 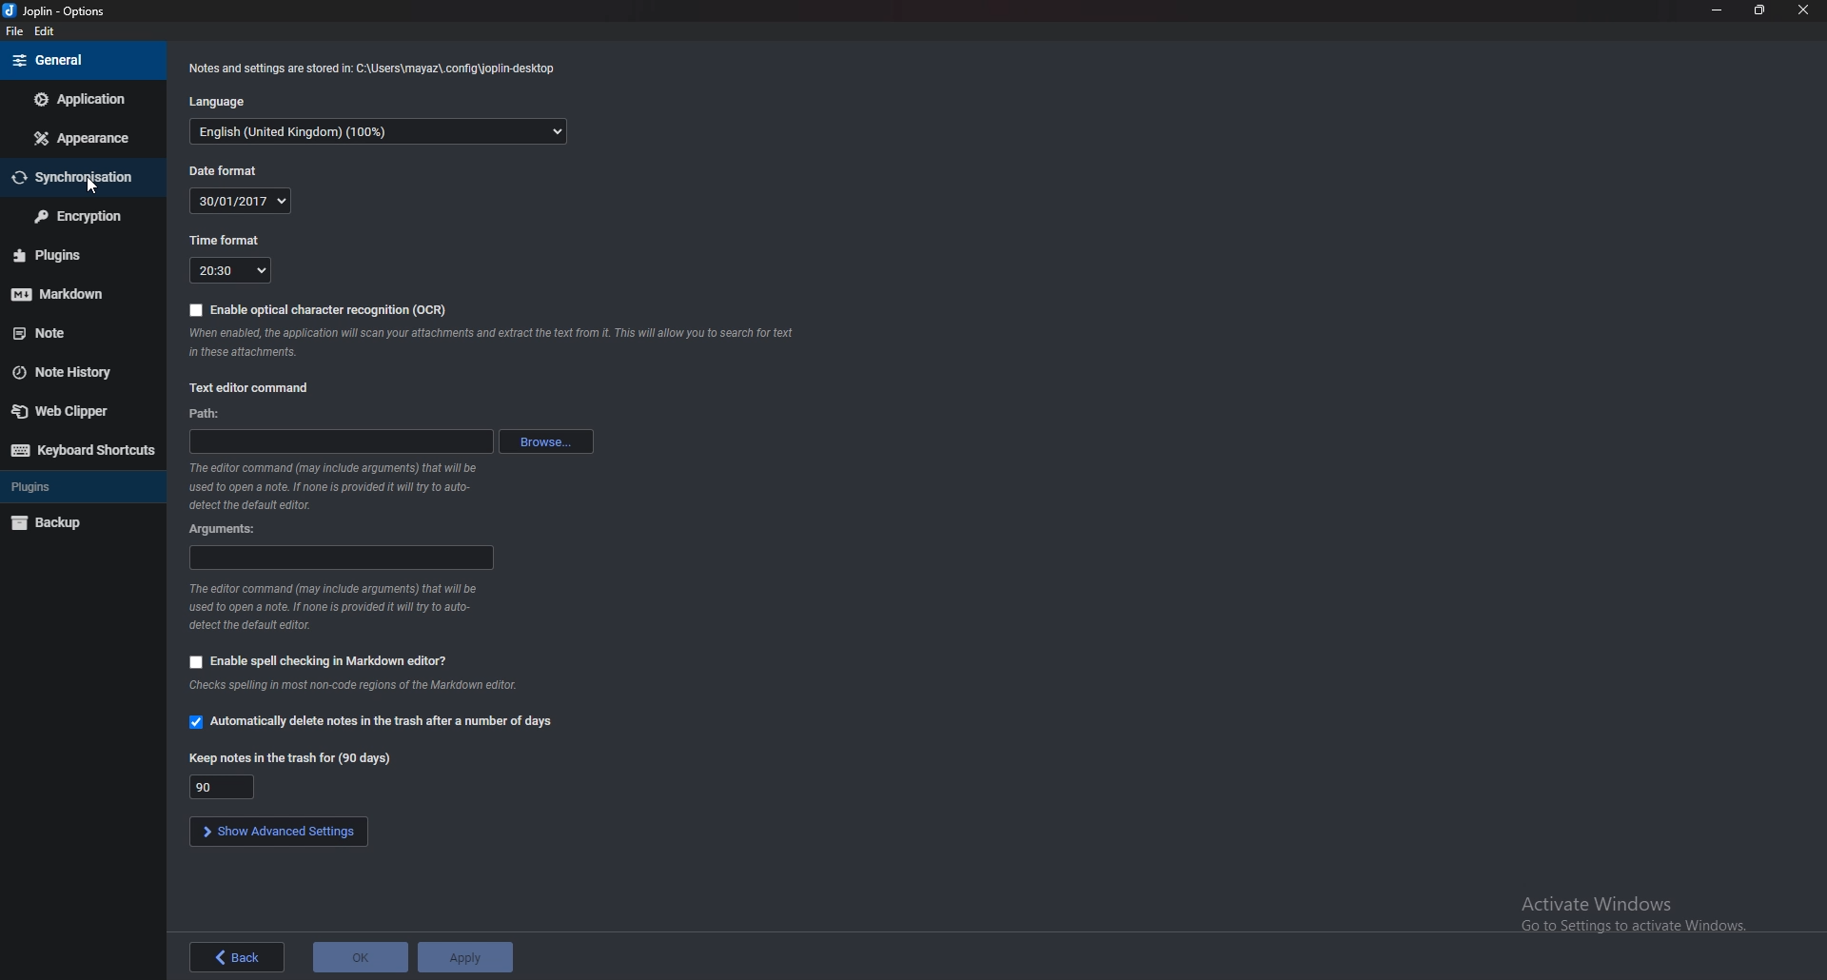 I want to click on file, so click(x=12, y=32).